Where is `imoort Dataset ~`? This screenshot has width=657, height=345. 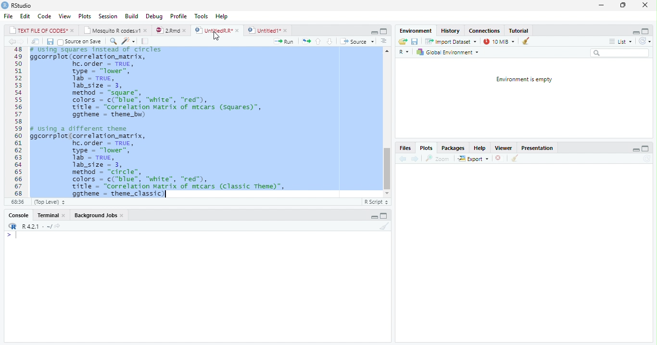
imoort Dataset ~ is located at coordinates (453, 42).